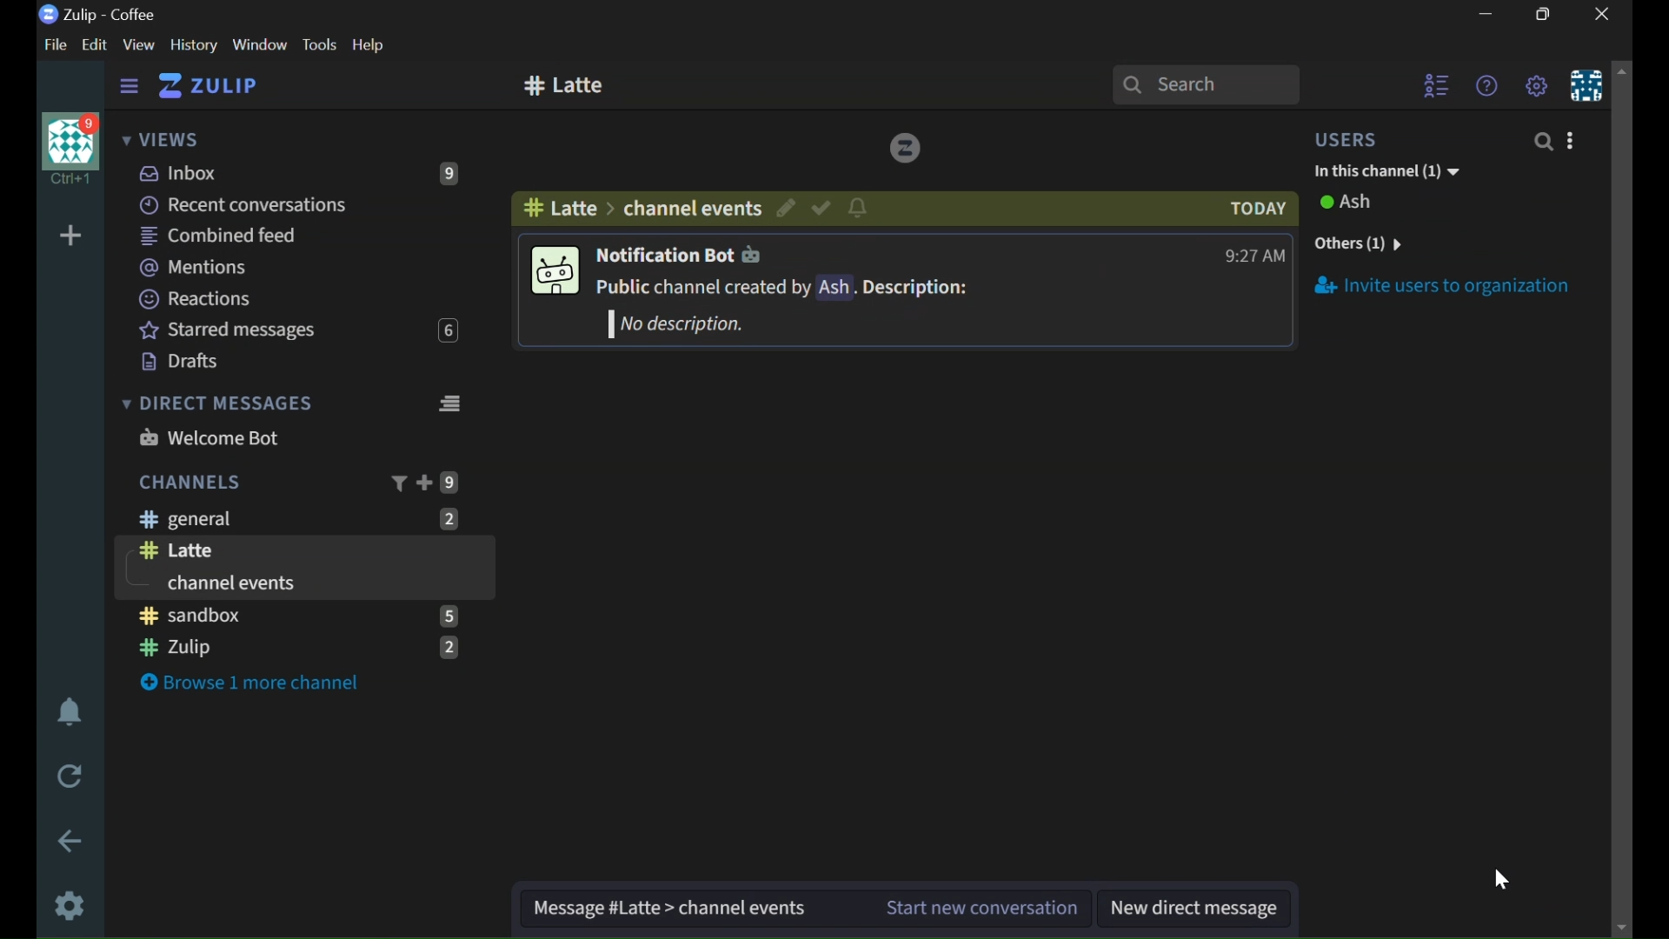 This screenshot has height=939, width=1669. I want to click on ADD ORGANIZER, so click(70, 236).